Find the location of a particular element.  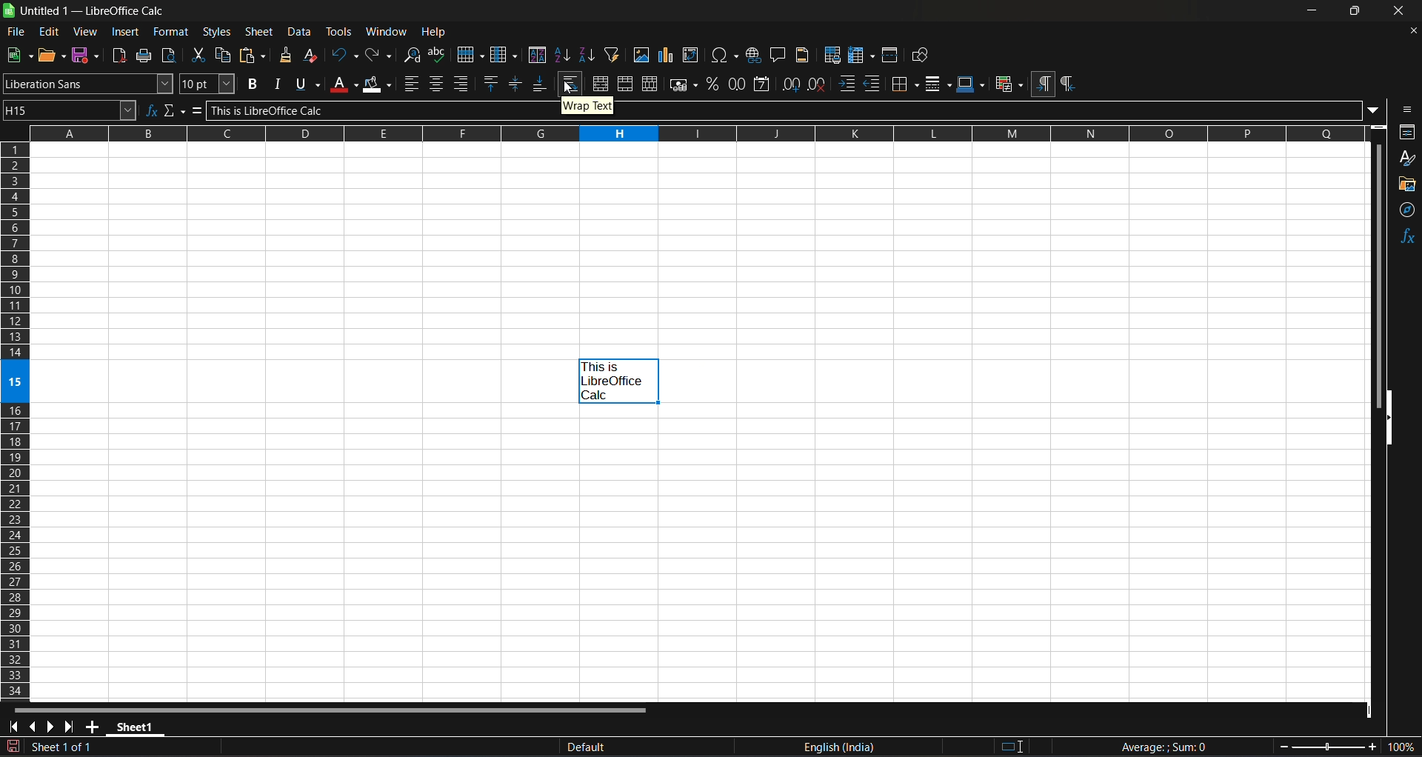

sort is located at coordinates (538, 53).